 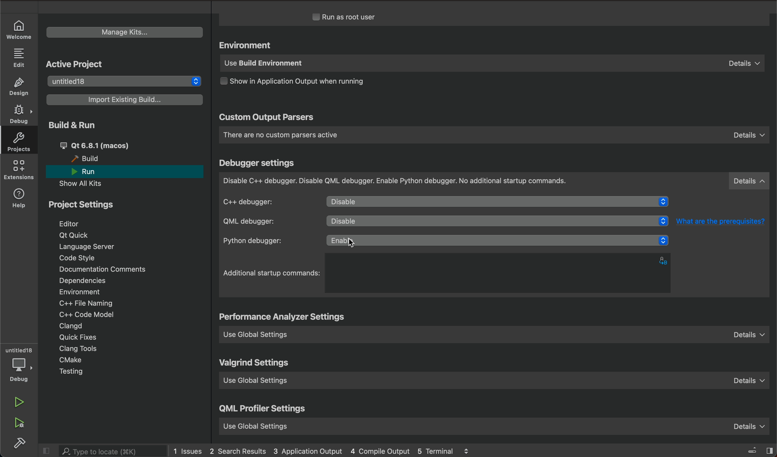 What do you see at coordinates (264, 221) in the screenshot?
I see `qml debugger` at bounding box center [264, 221].